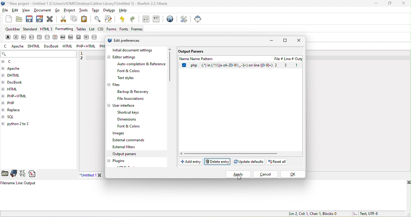 Image resolution: width=411 pixels, height=217 pixels. I want to click on help, so click(122, 11).